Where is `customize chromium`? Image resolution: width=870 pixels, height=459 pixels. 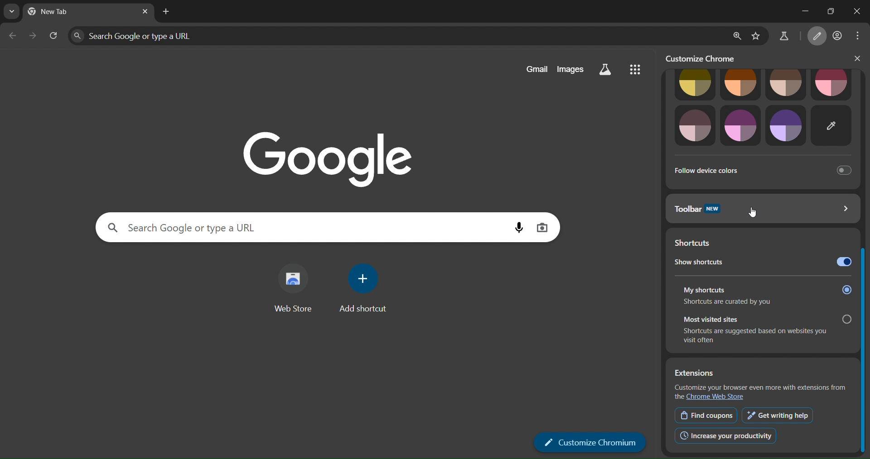
customize chromium is located at coordinates (817, 36).